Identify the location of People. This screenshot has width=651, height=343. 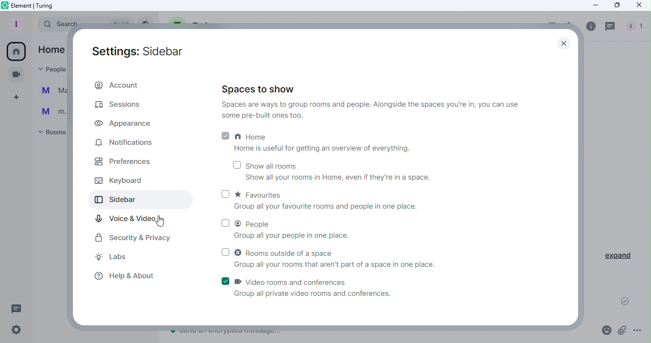
(636, 27).